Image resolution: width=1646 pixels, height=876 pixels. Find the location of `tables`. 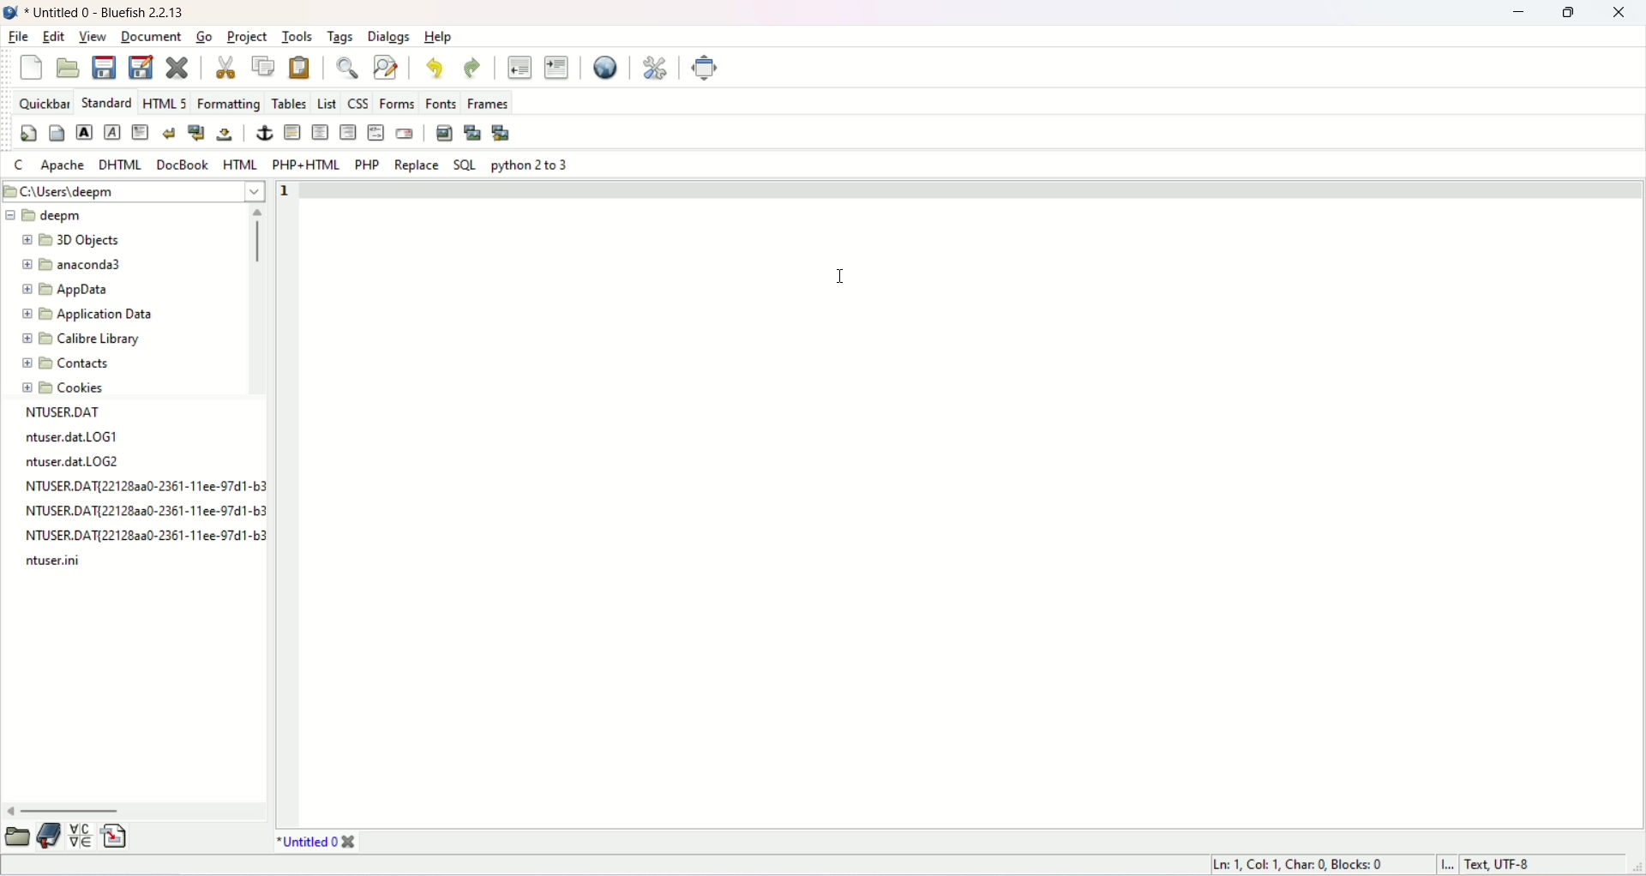

tables is located at coordinates (289, 105).